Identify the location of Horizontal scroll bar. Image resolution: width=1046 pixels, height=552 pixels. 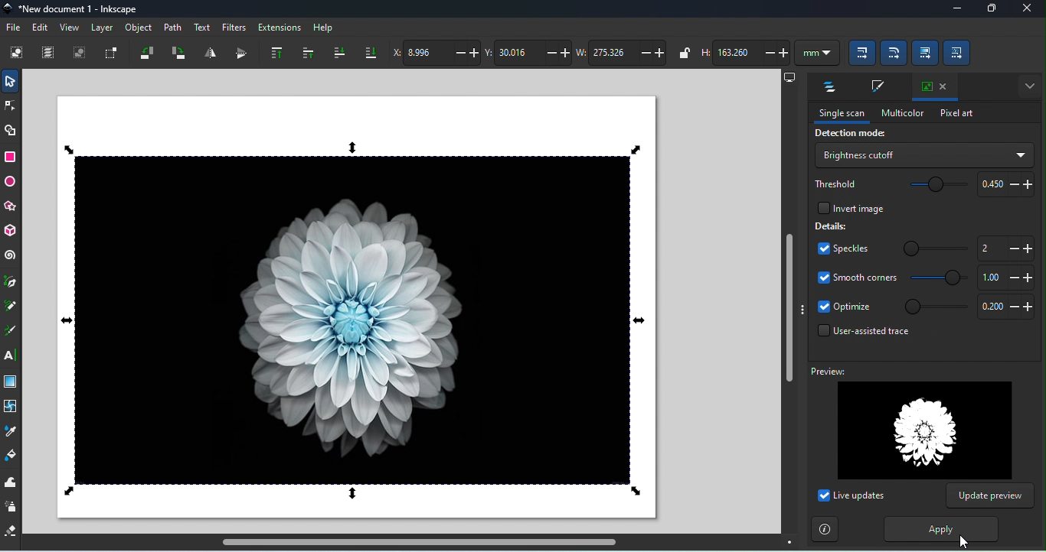
(415, 544).